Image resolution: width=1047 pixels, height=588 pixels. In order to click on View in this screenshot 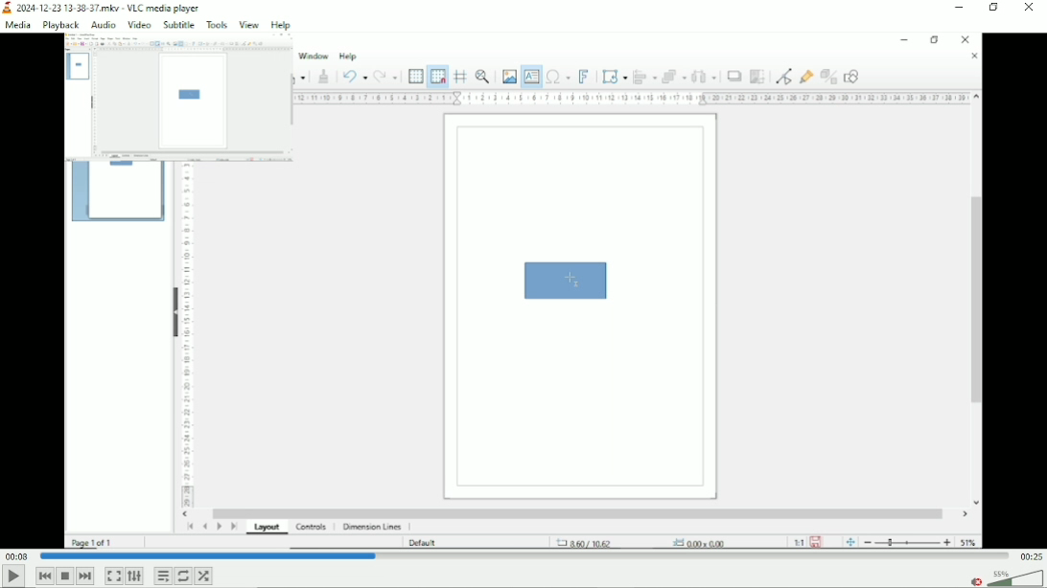, I will do `click(249, 25)`.